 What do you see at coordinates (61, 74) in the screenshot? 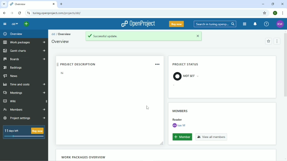
I see `hi` at bounding box center [61, 74].